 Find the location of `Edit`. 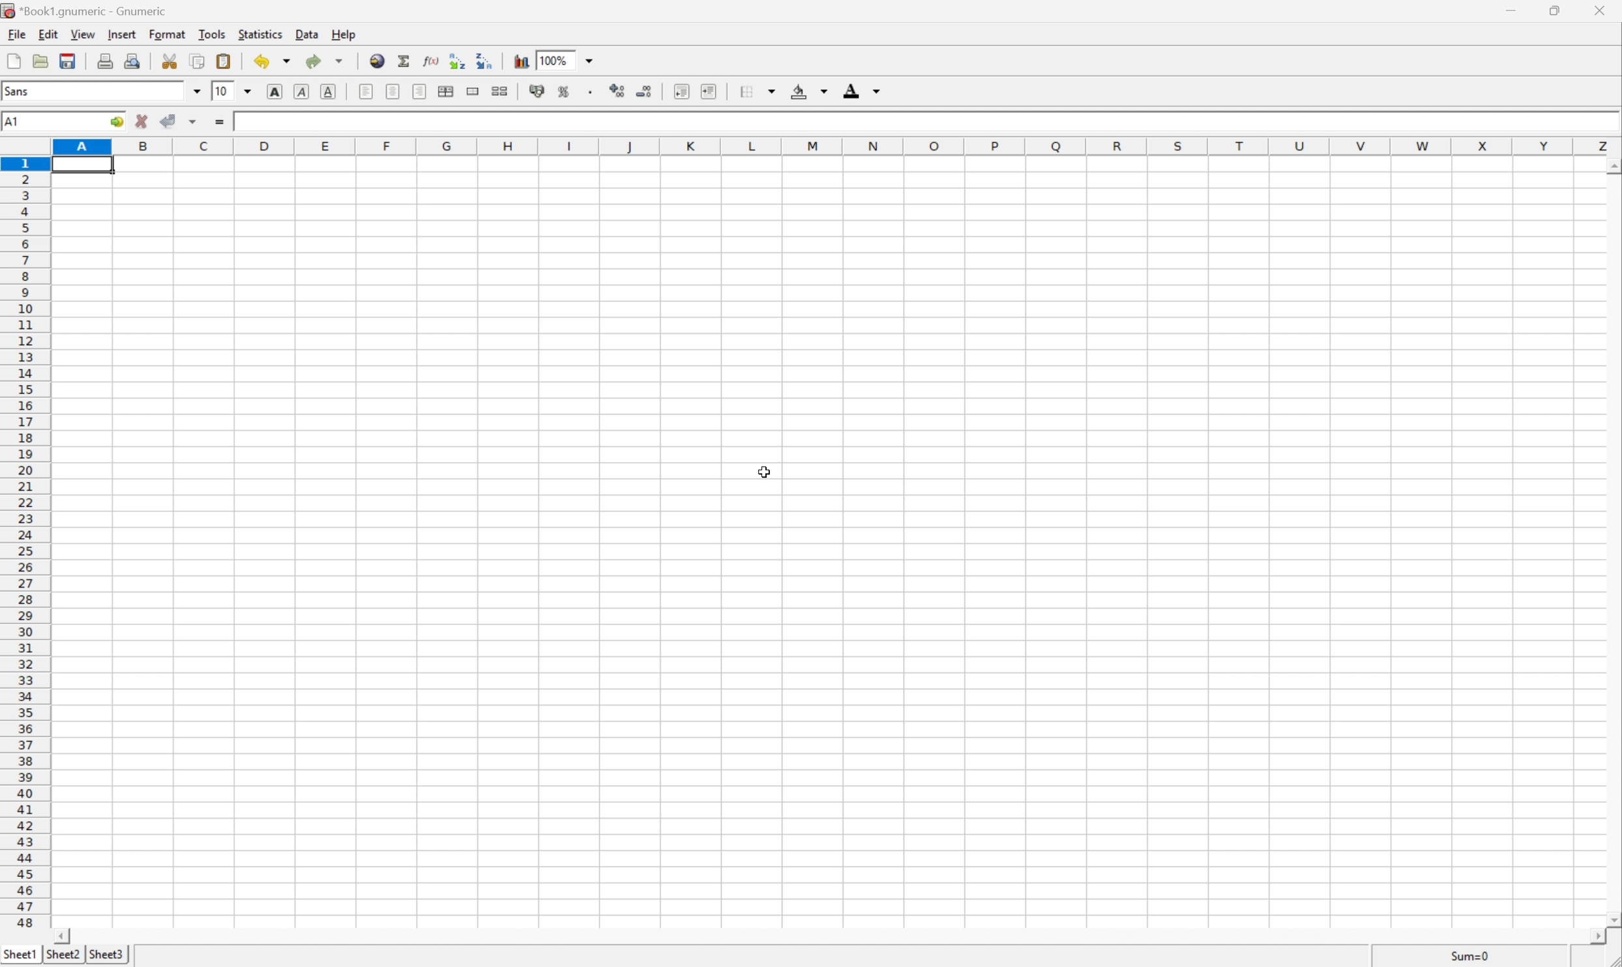

Edit is located at coordinates (49, 35).